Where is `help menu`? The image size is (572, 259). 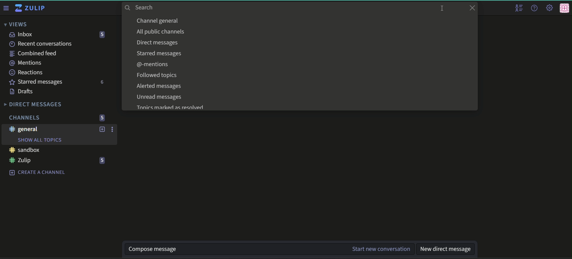 help menu is located at coordinates (535, 8).